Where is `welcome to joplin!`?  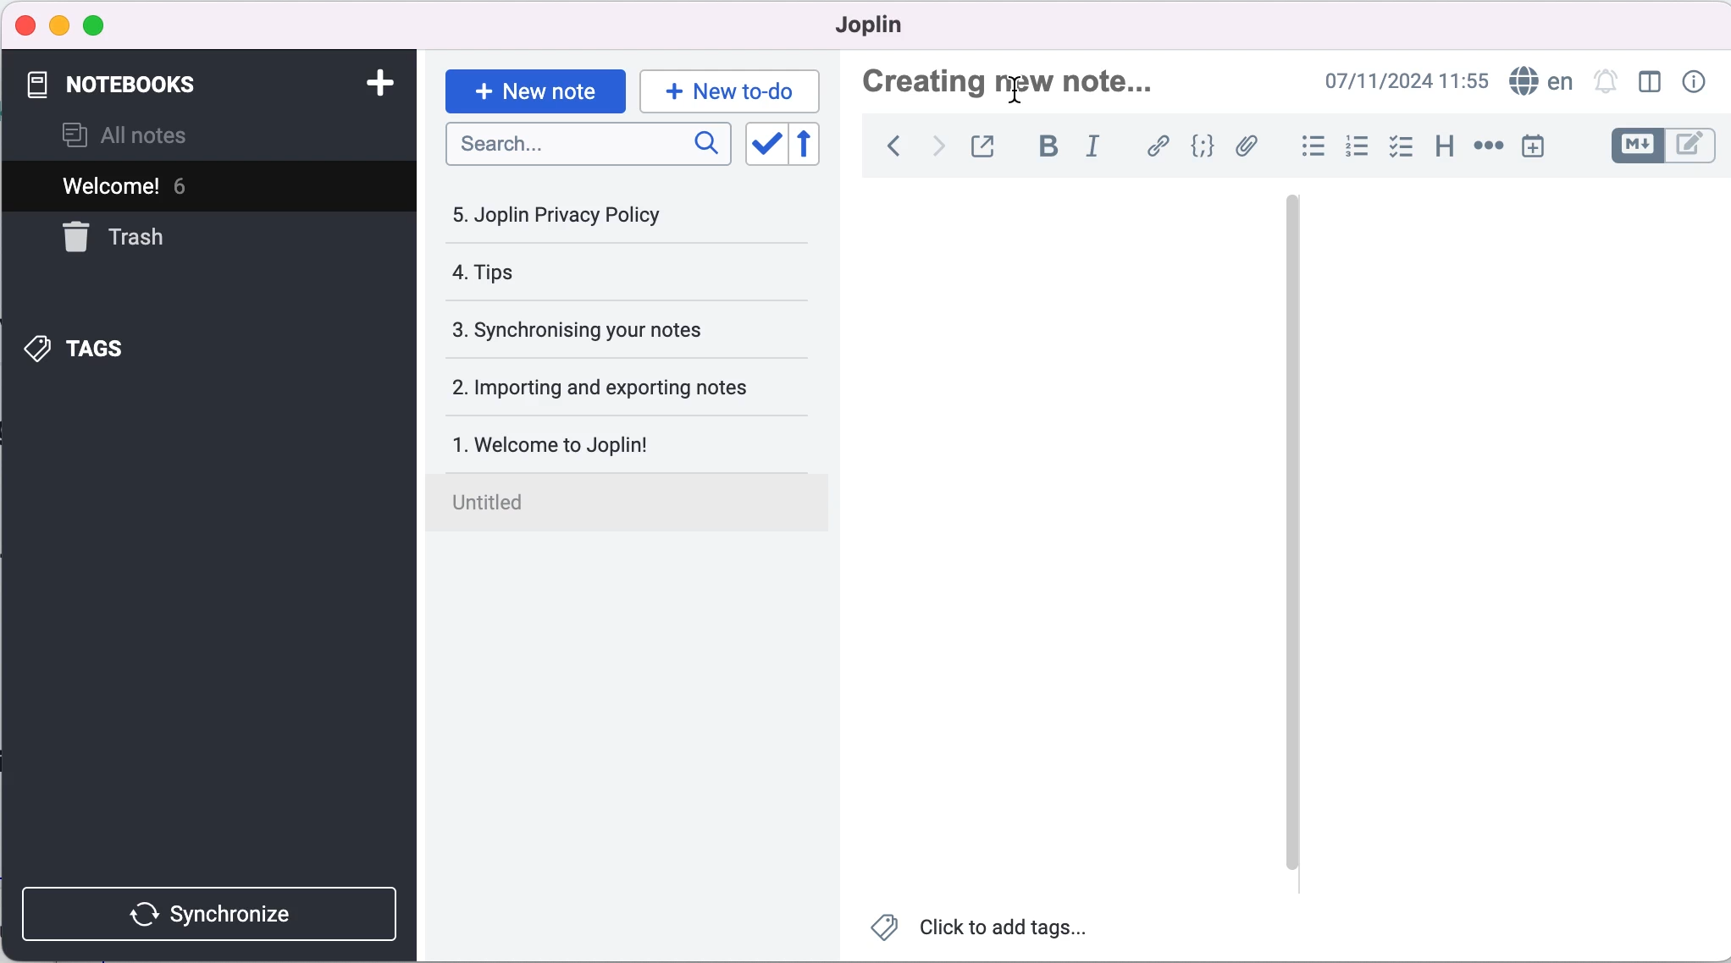
welcome to joplin! is located at coordinates (611, 448).